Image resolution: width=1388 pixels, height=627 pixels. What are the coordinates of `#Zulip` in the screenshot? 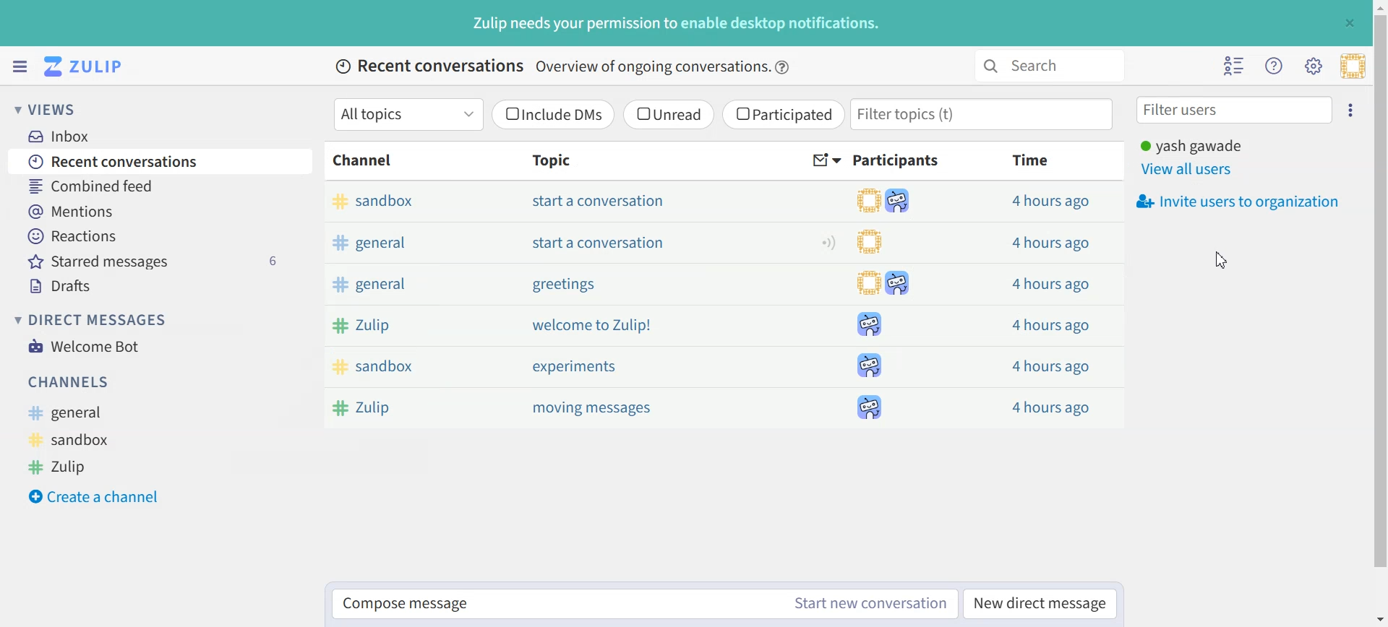 It's located at (415, 407).